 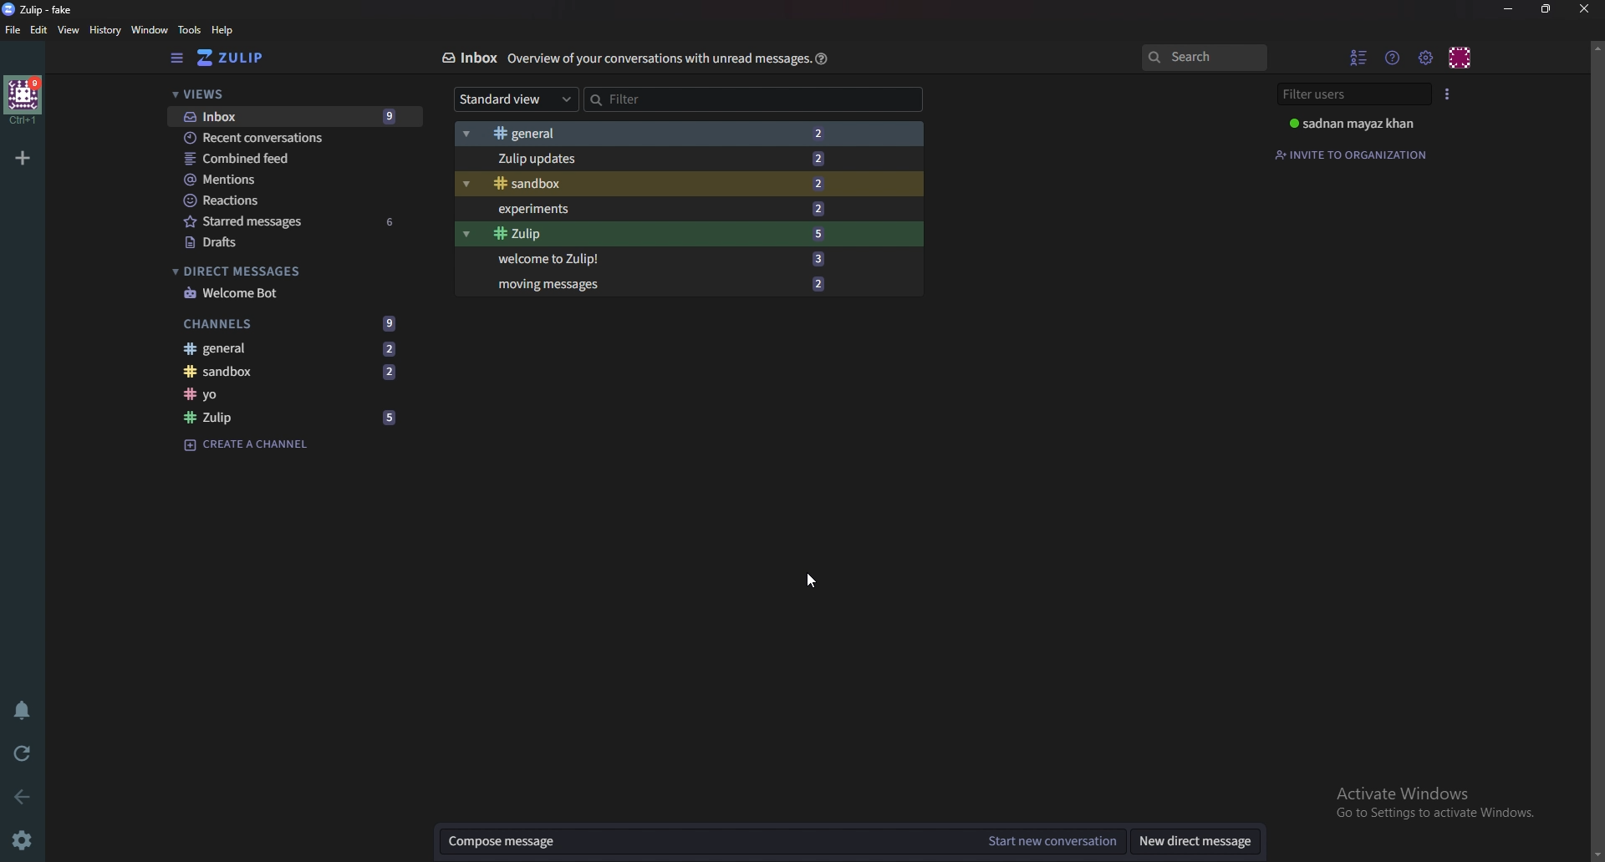 What do you see at coordinates (177, 59) in the screenshot?
I see `Hide side bar` at bounding box center [177, 59].